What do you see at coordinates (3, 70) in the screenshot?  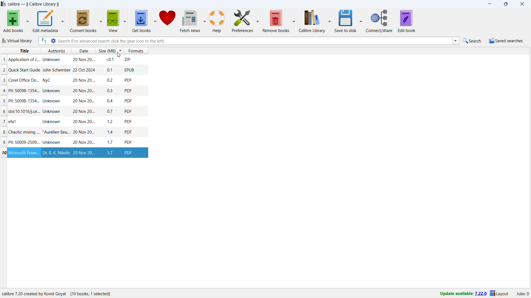 I see `2` at bounding box center [3, 70].